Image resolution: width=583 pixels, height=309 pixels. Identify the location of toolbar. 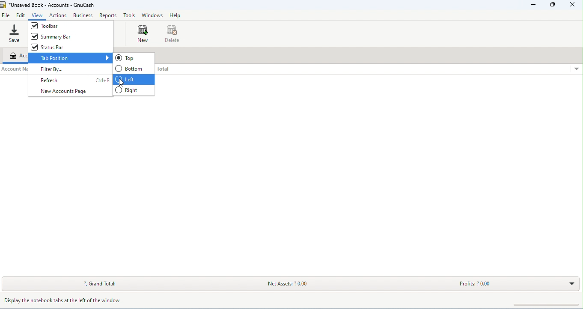
(68, 25).